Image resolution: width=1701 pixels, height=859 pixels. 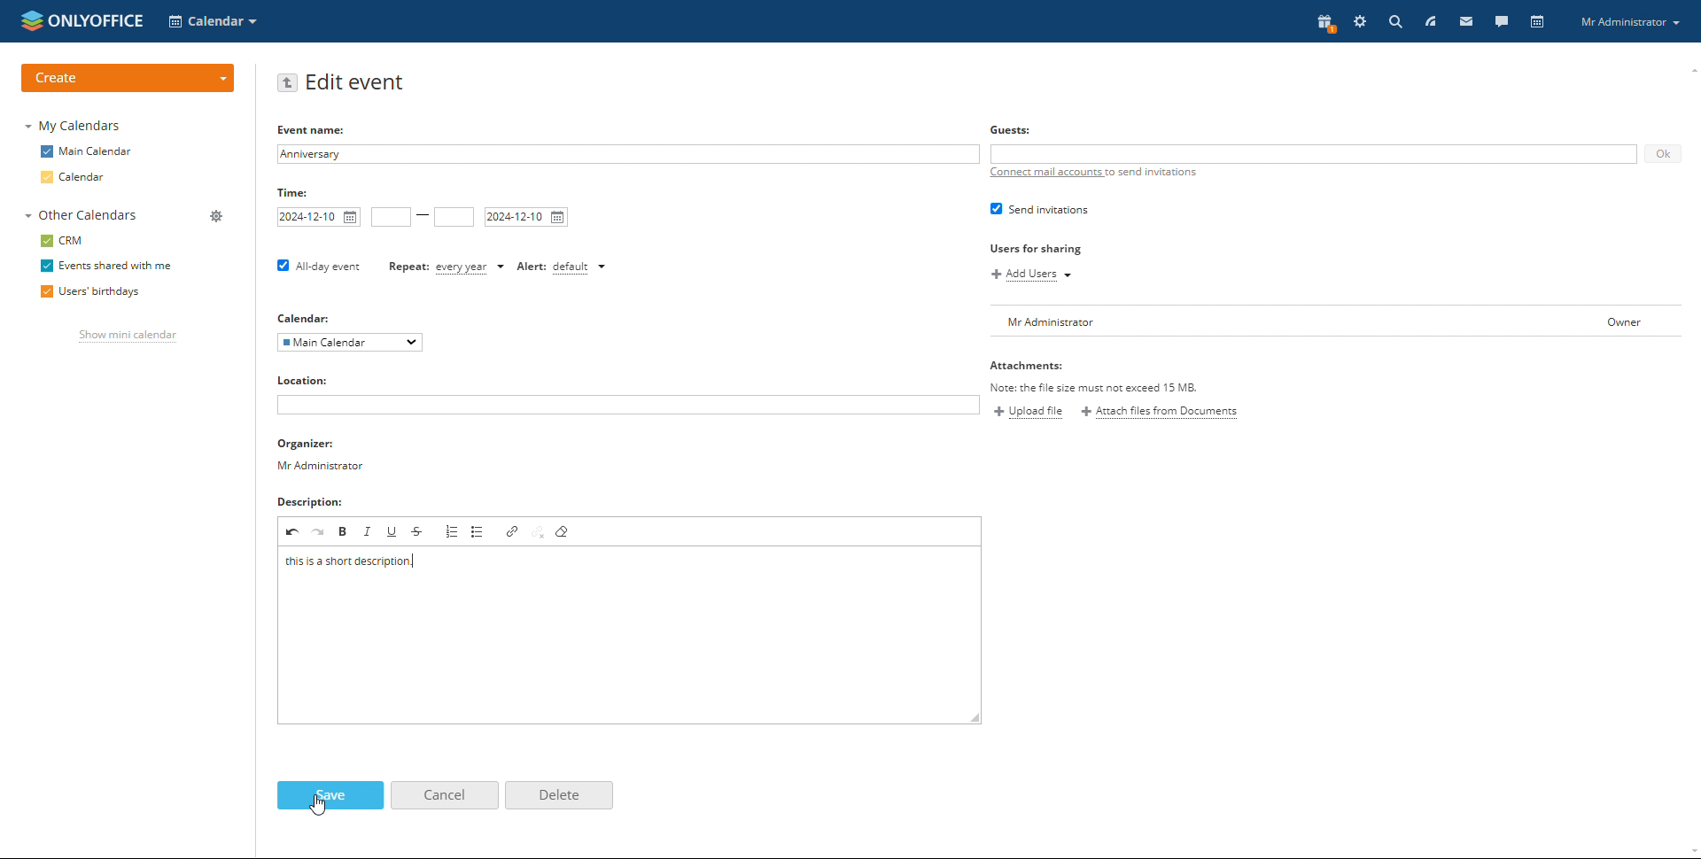 I want to click on Calendar:, so click(x=309, y=317).